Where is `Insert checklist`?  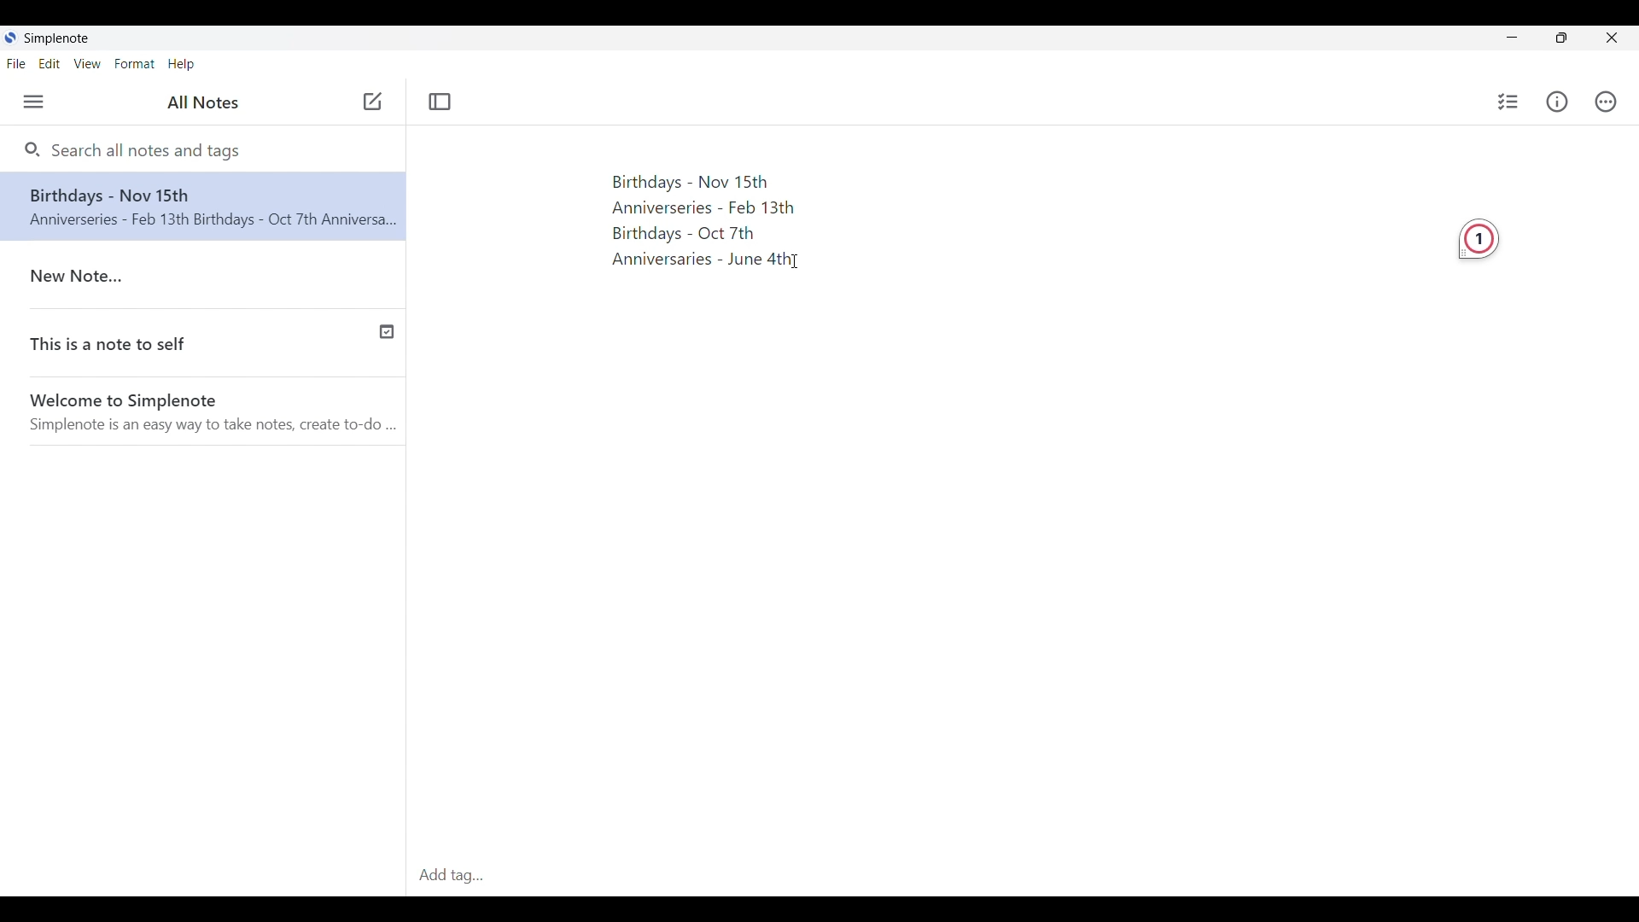
Insert checklist is located at coordinates (1509, 102).